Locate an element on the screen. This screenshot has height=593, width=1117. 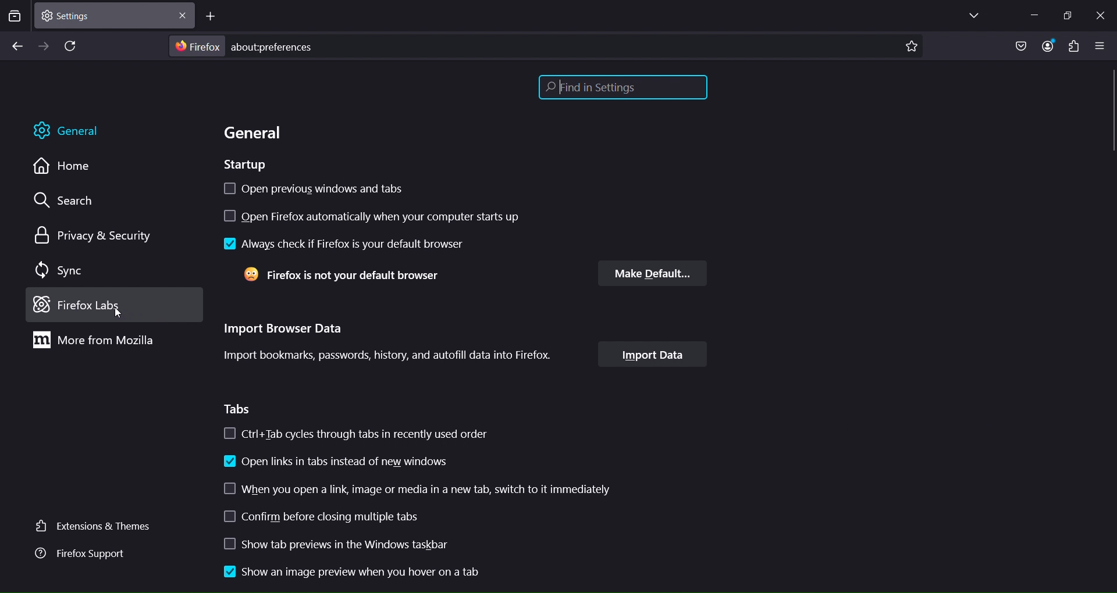
extensions and themes is located at coordinates (91, 525).